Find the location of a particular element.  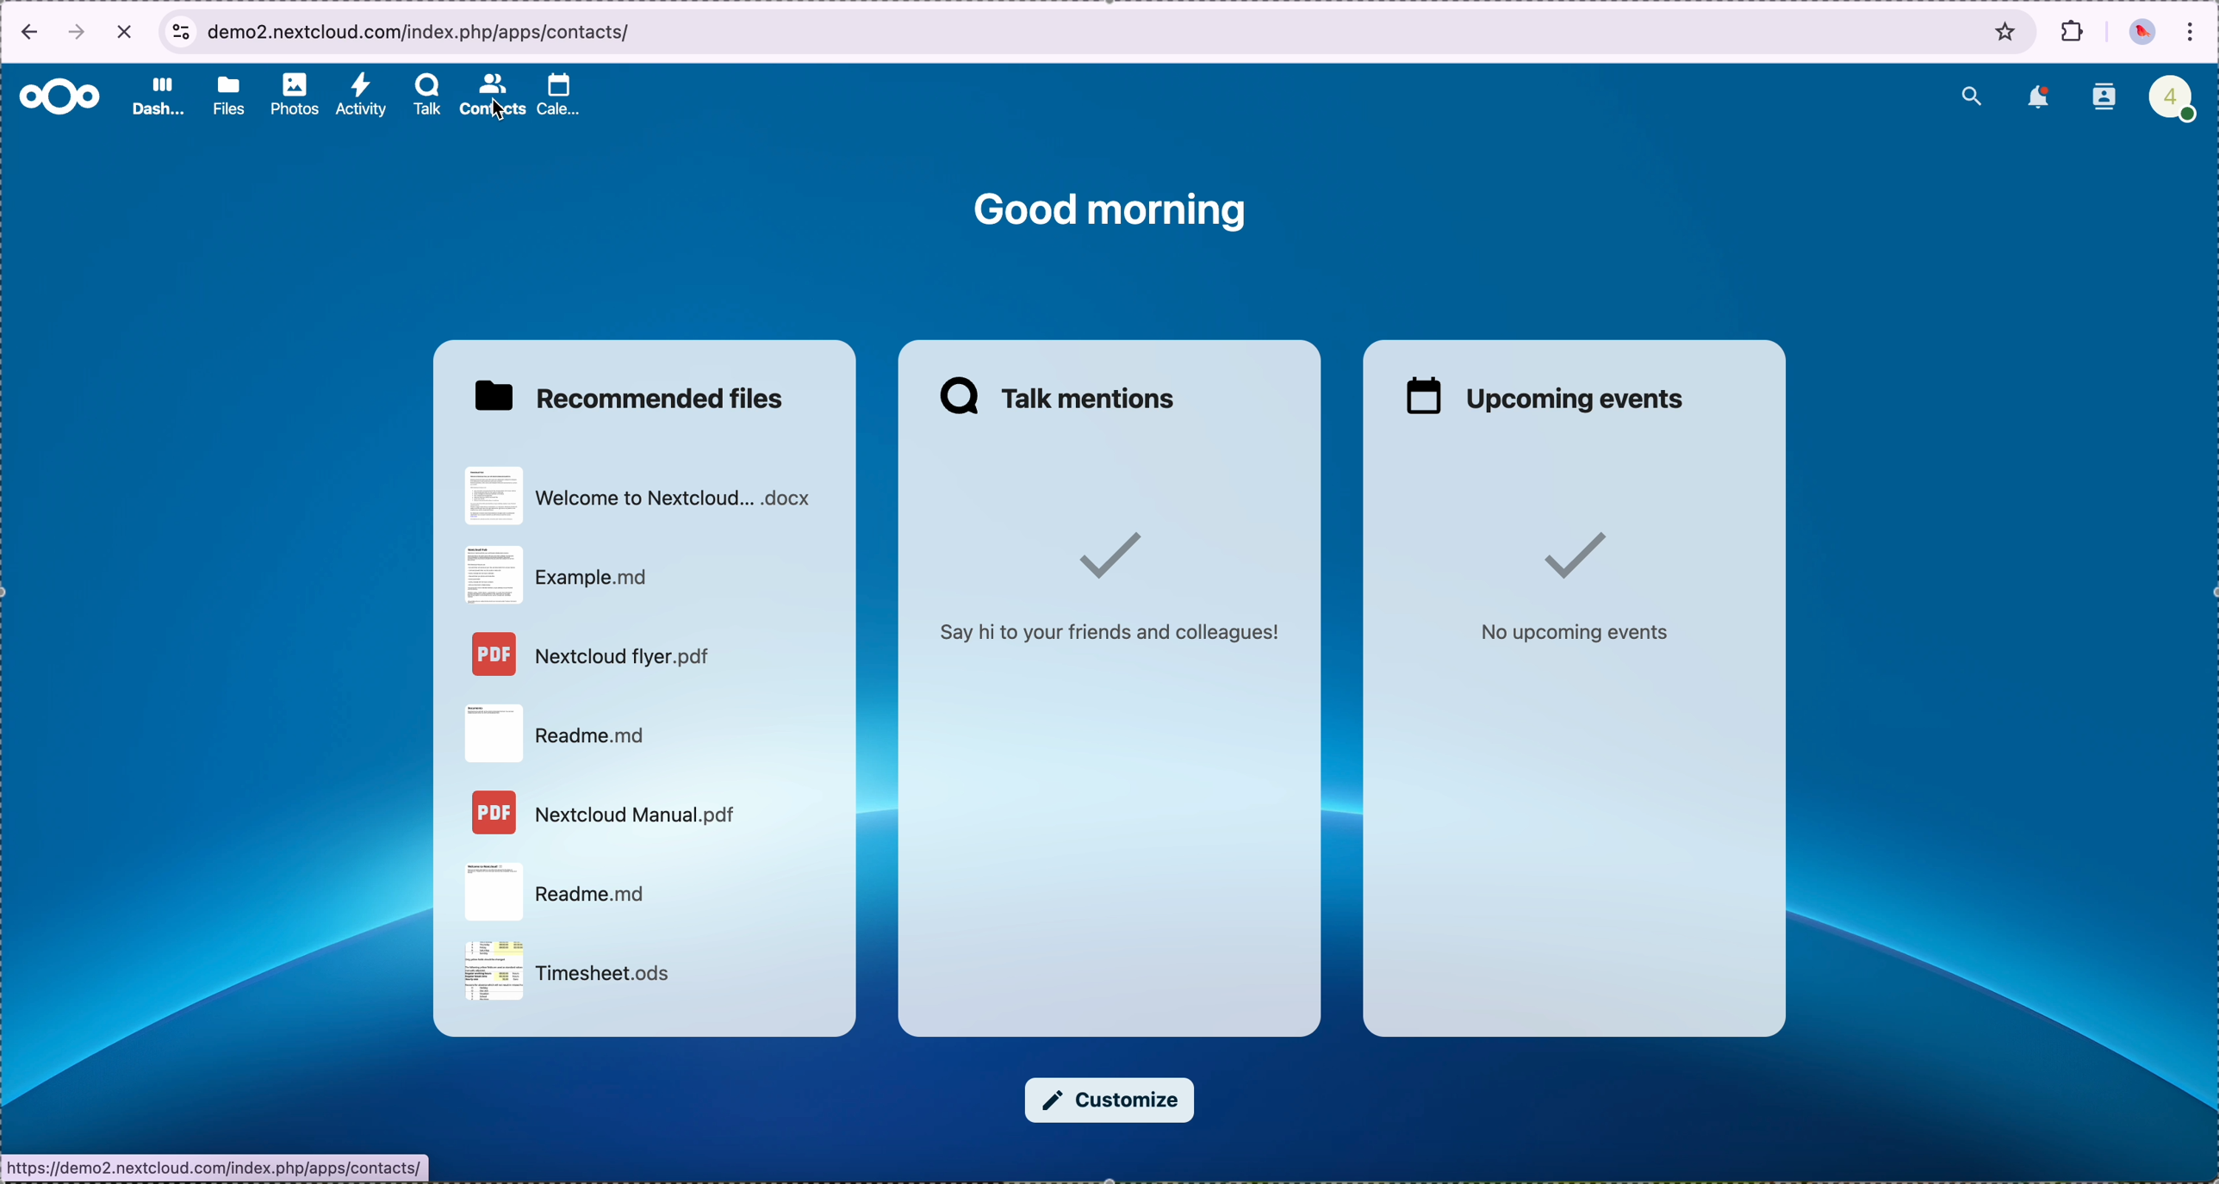

recommended files is located at coordinates (637, 394).